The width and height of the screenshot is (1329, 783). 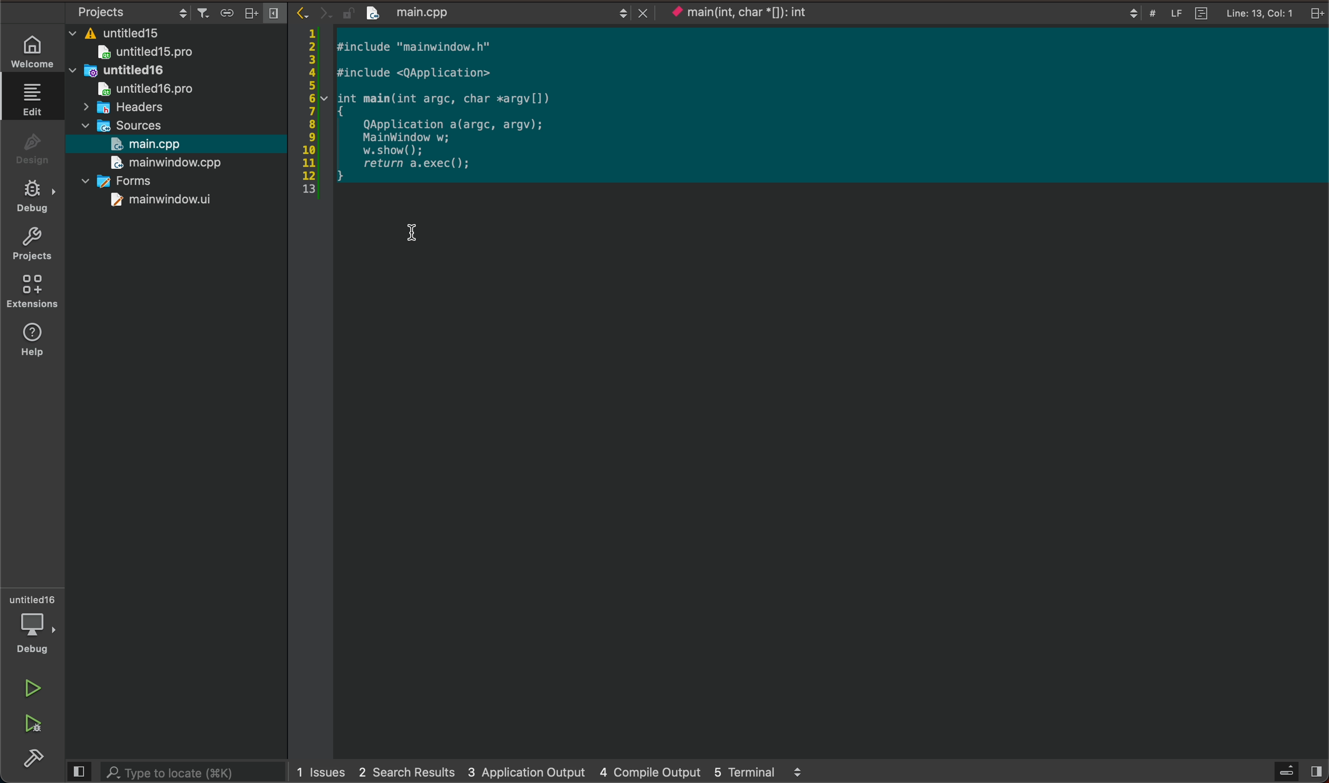 What do you see at coordinates (127, 179) in the screenshot?
I see `forms` at bounding box center [127, 179].